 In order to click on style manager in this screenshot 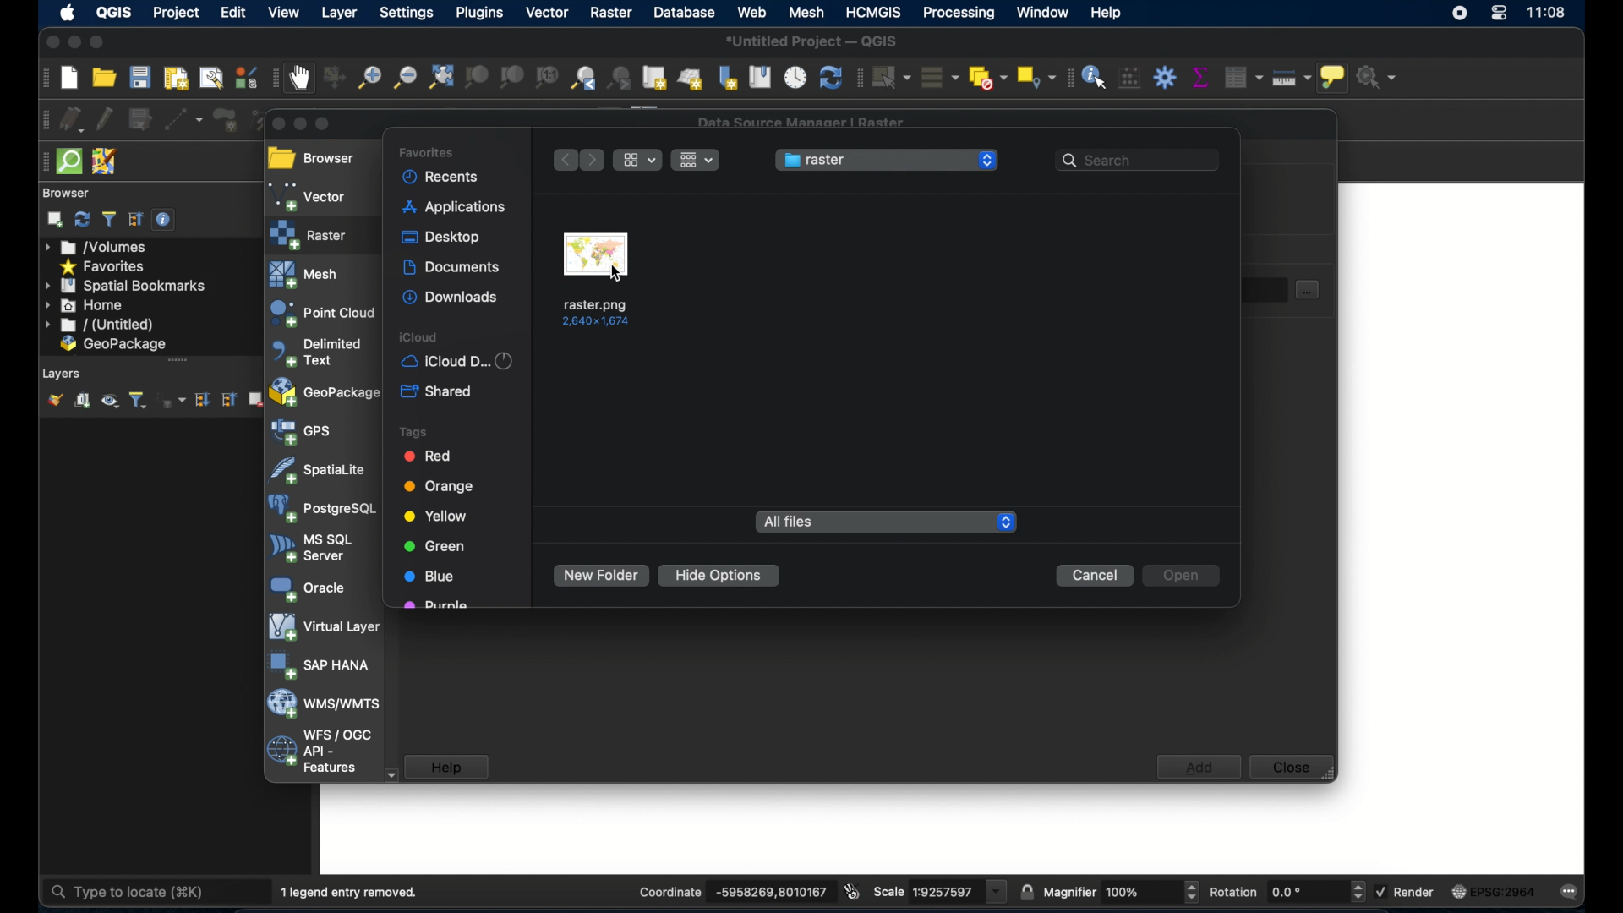, I will do `click(245, 77)`.